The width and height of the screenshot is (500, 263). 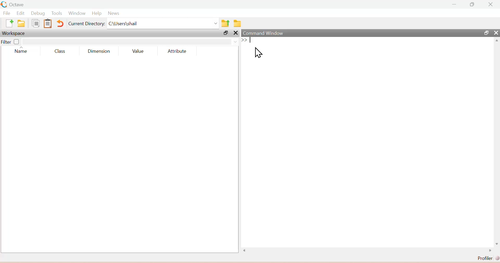 I want to click on Cursor, so click(x=259, y=53).